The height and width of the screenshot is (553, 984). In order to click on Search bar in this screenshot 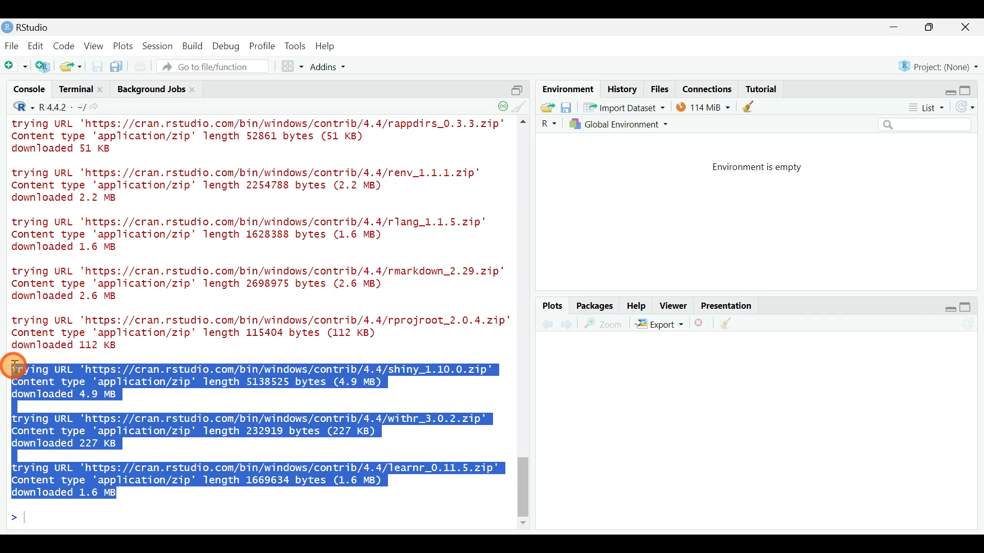, I will do `click(927, 125)`.